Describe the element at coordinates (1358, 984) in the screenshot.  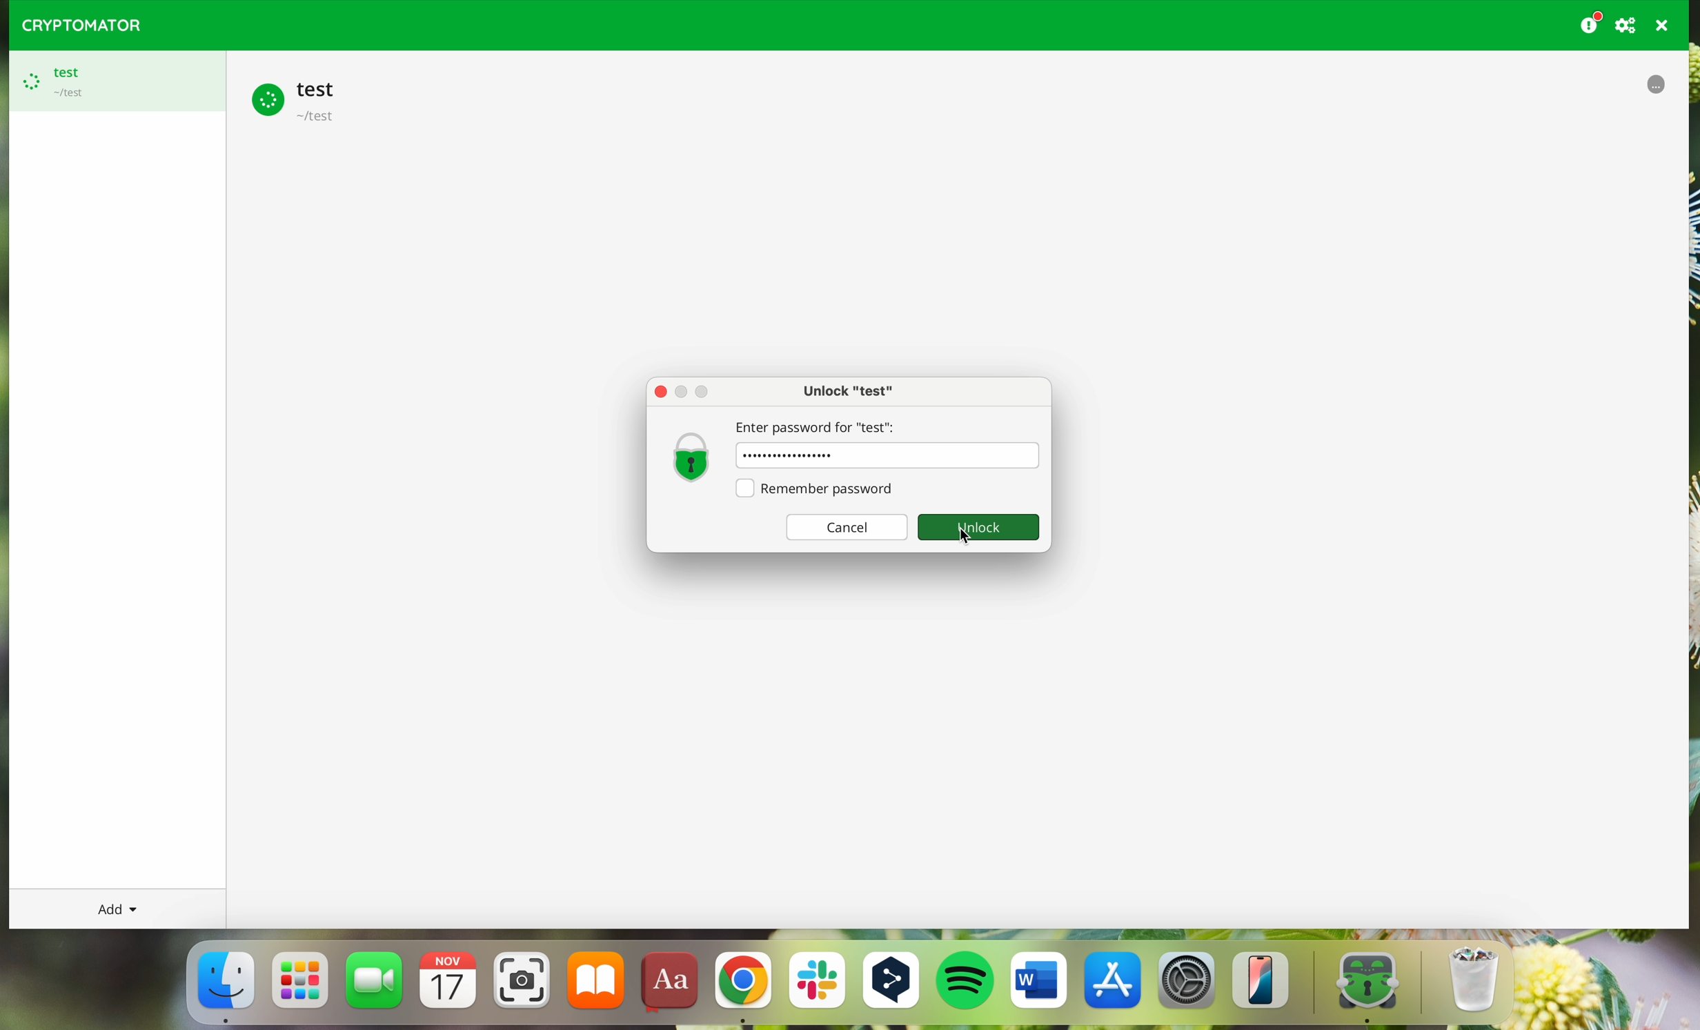
I see `cryptomator app` at that location.